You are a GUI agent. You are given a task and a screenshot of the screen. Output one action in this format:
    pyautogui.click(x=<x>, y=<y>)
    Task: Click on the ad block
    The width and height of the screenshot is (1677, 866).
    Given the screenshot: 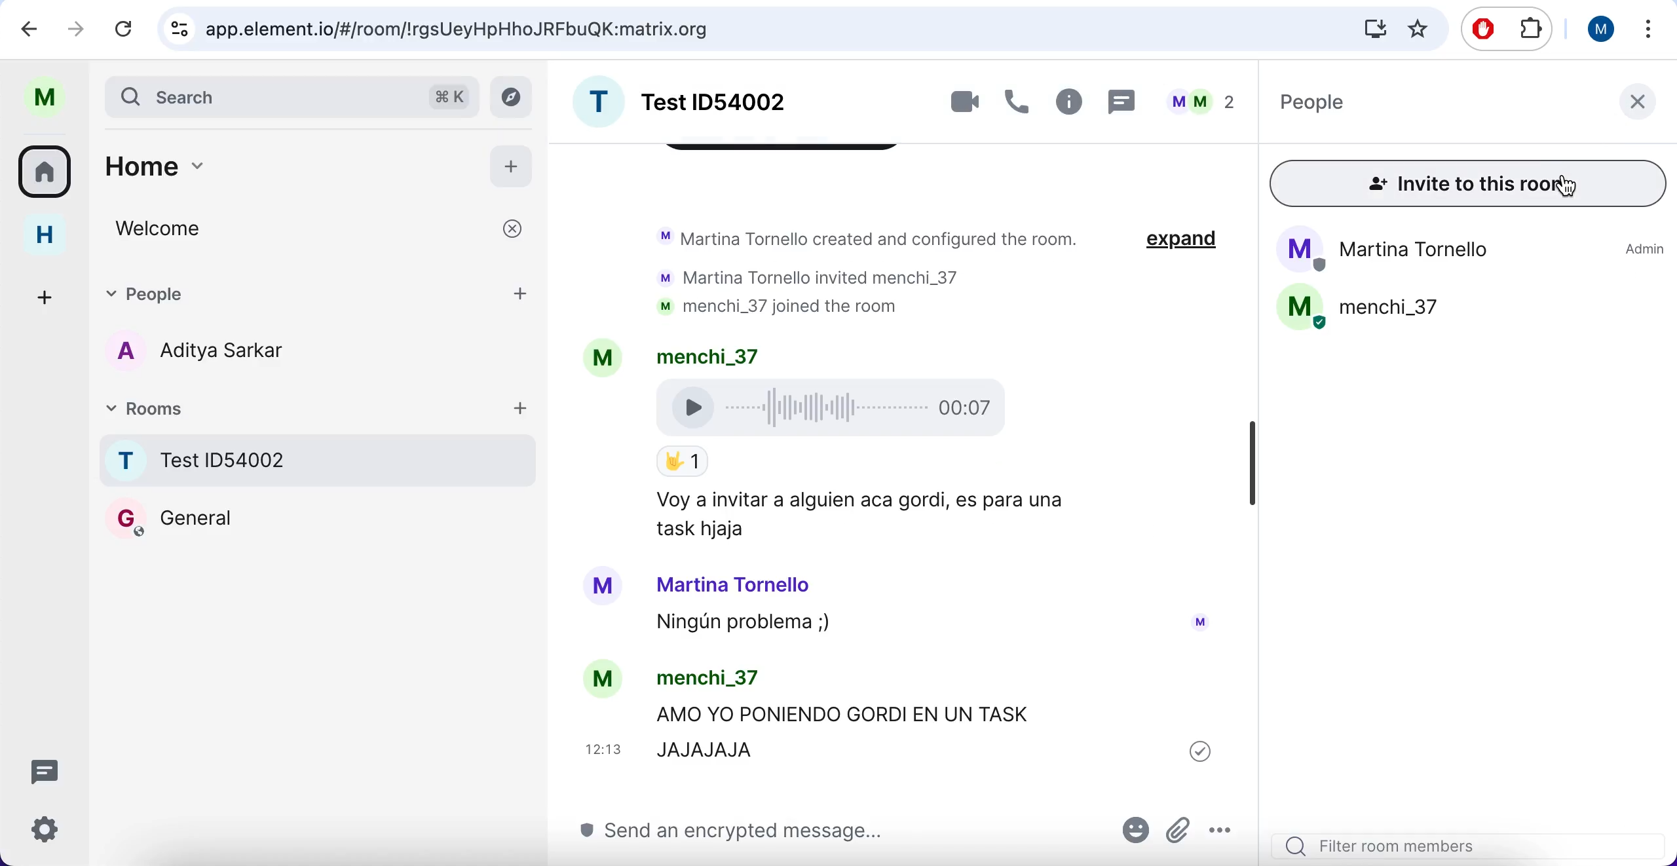 What is the action you would take?
    pyautogui.click(x=1483, y=29)
    